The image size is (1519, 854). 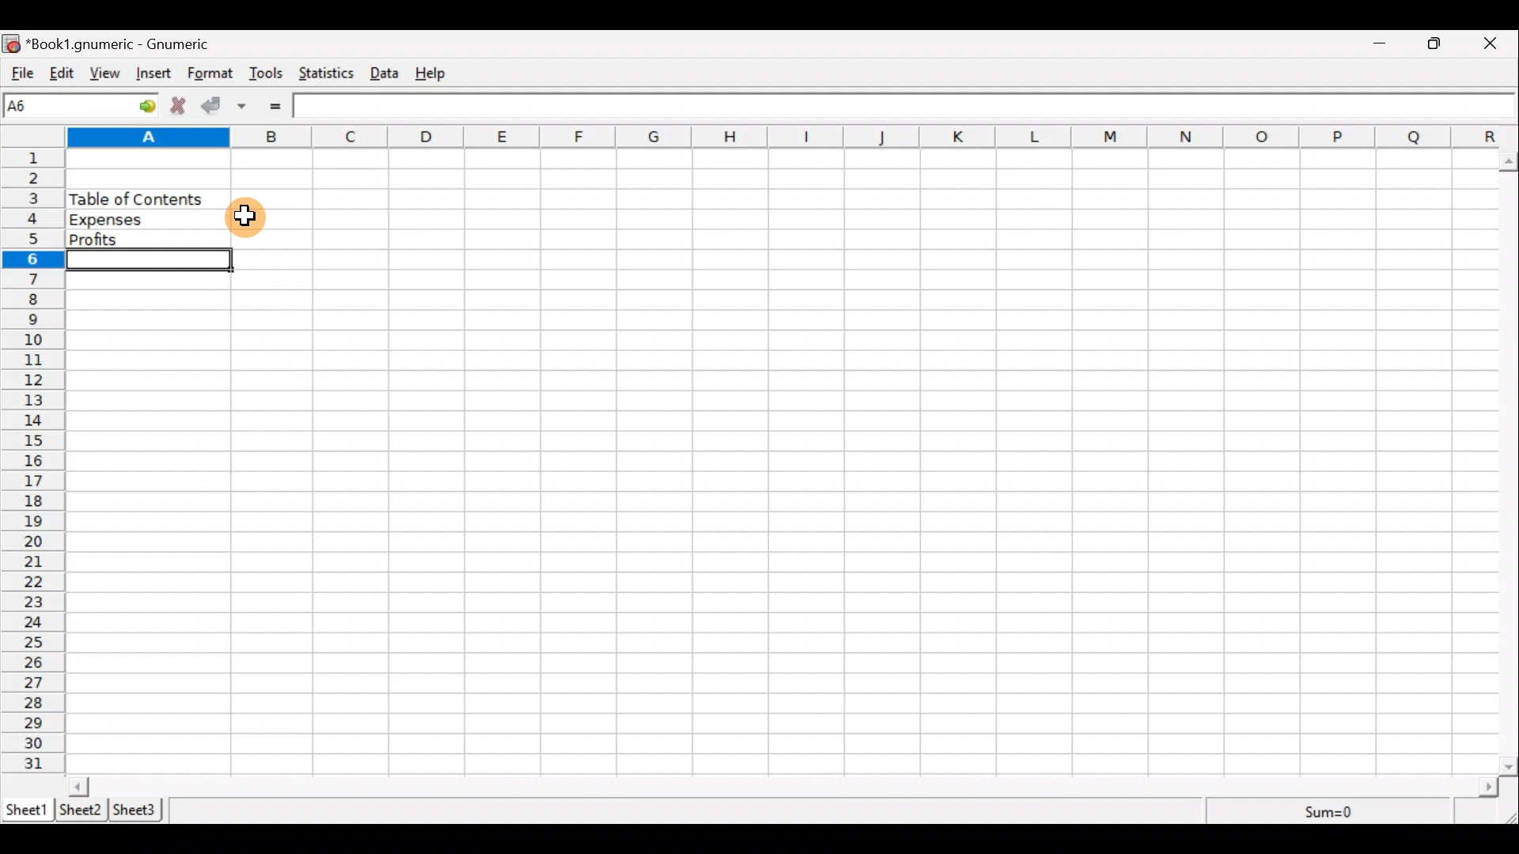 What do you see at coordinates (157, 73) in the screenshot?
I see `Insert` at bounding box center [157, 73].